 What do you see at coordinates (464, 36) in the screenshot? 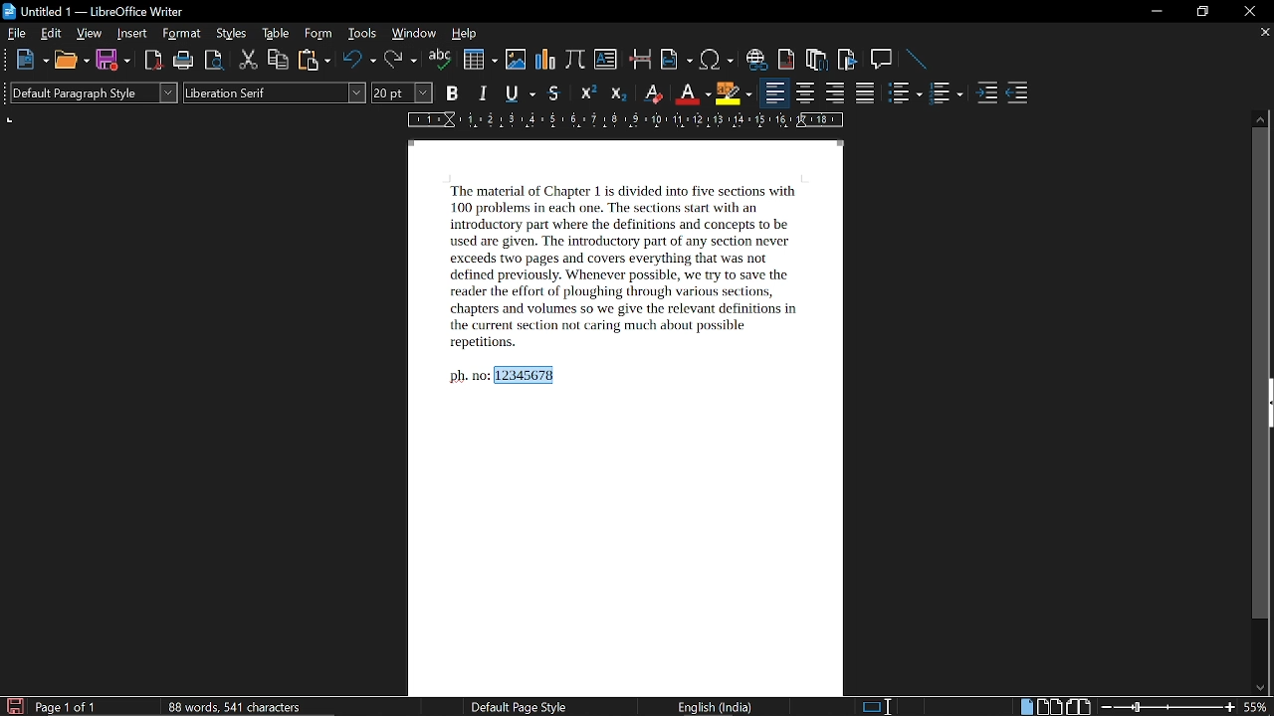
I see `help` at bounding box center [464, 36].